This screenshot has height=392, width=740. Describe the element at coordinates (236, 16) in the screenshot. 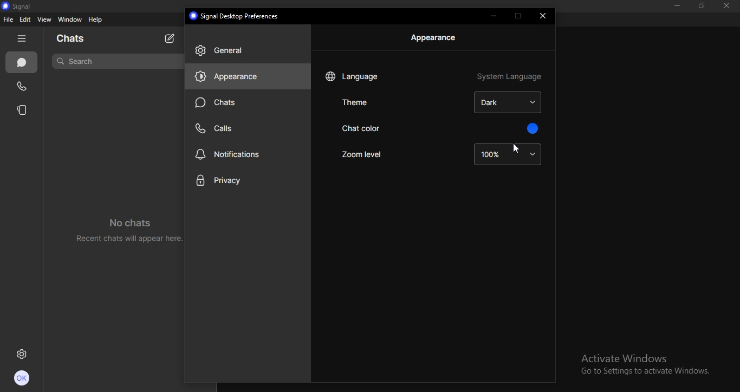

I see `® Signal Desktop Preferences` at that location.